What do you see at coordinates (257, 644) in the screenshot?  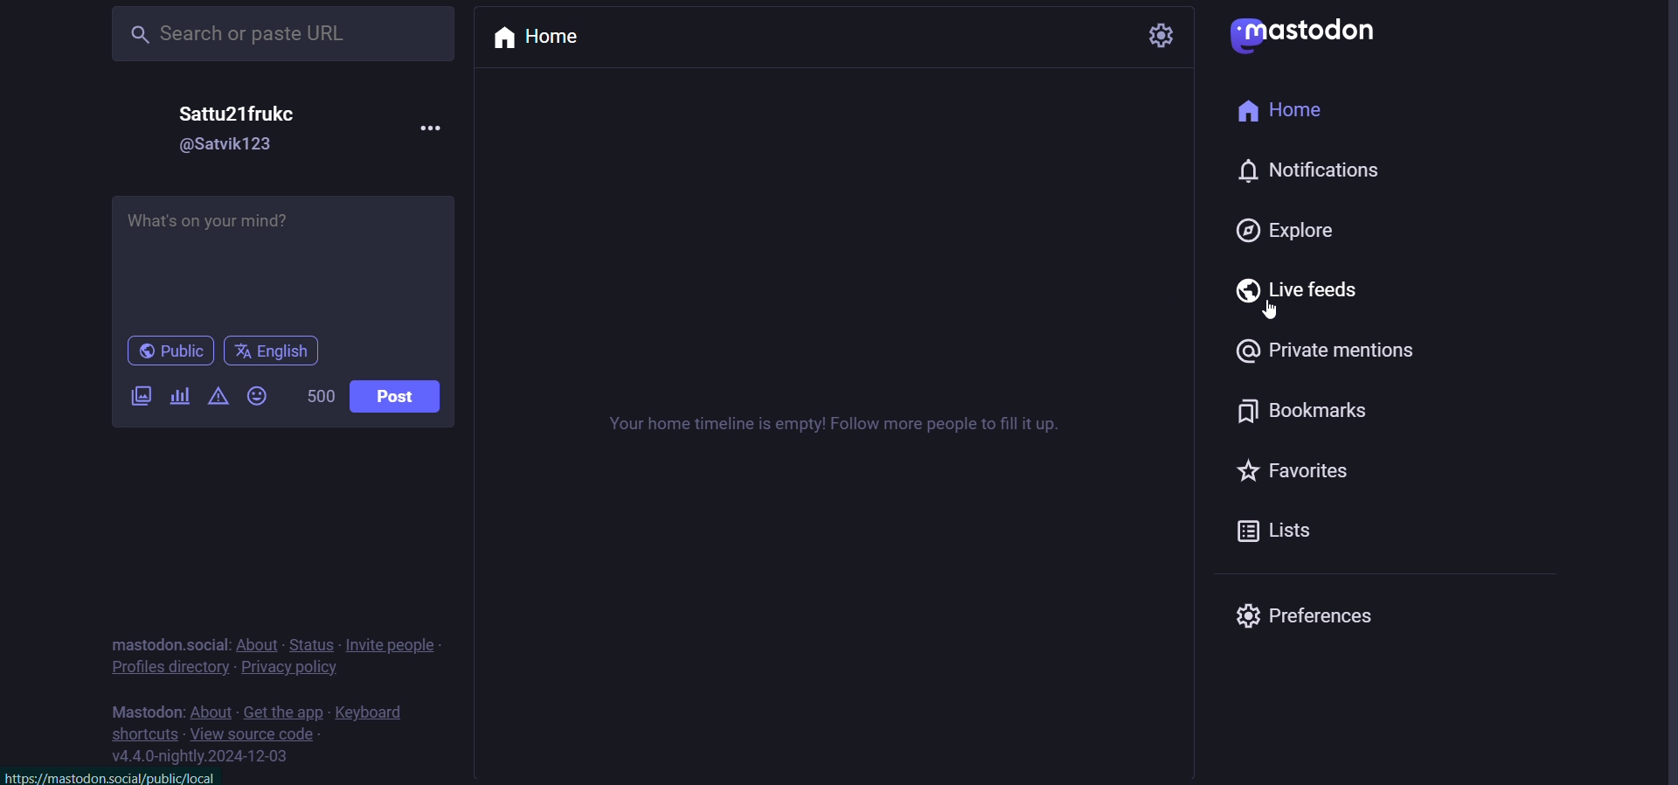 I see `about` at bounding box center [257, 644].